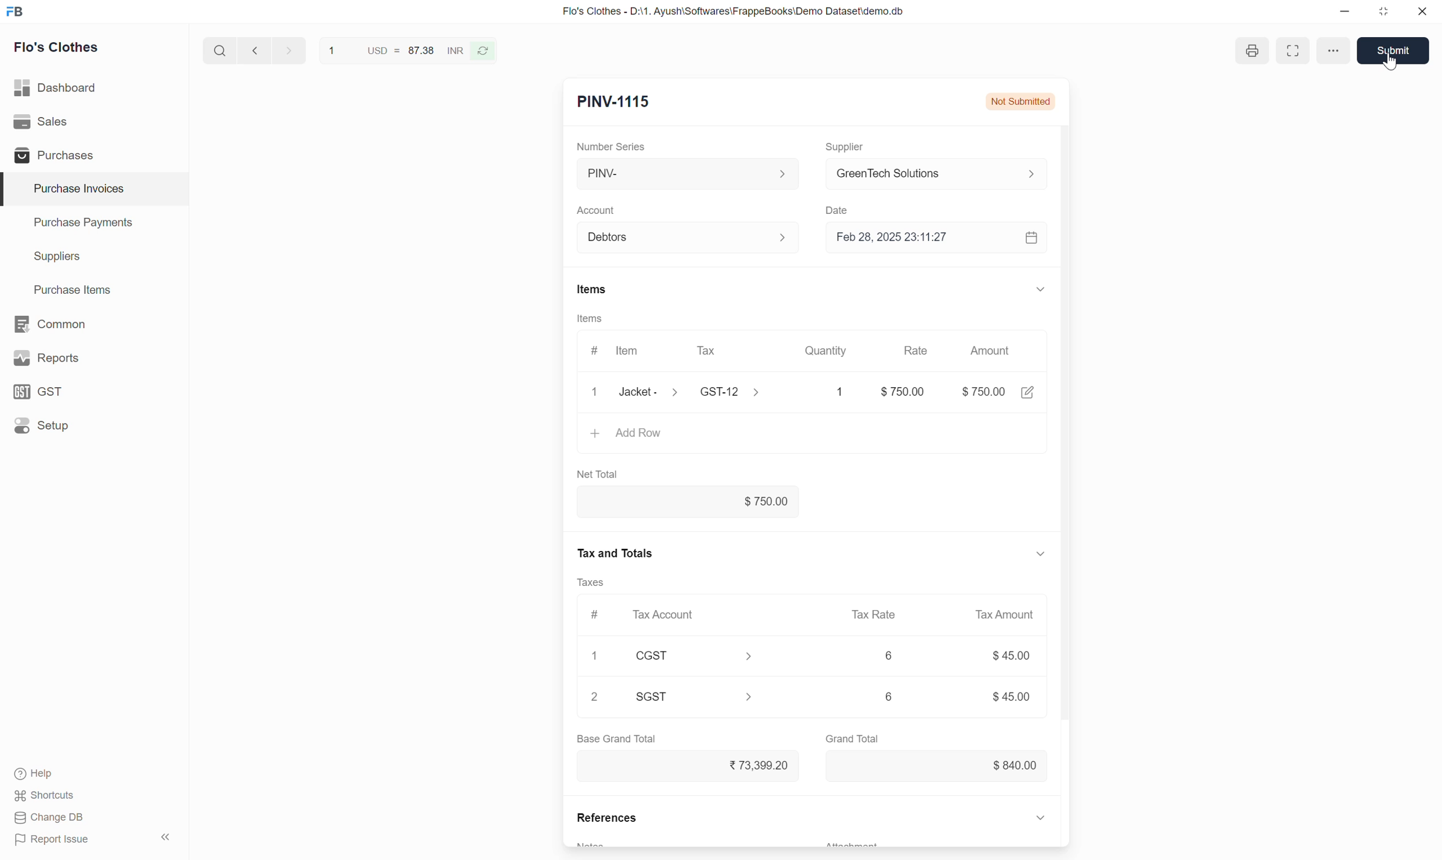 The width and height of the screenshot is (1442, 860). Describe the element at coordinates (393, 50) in the screenshot. I see `1 USD = 87.38 INR` at that location.